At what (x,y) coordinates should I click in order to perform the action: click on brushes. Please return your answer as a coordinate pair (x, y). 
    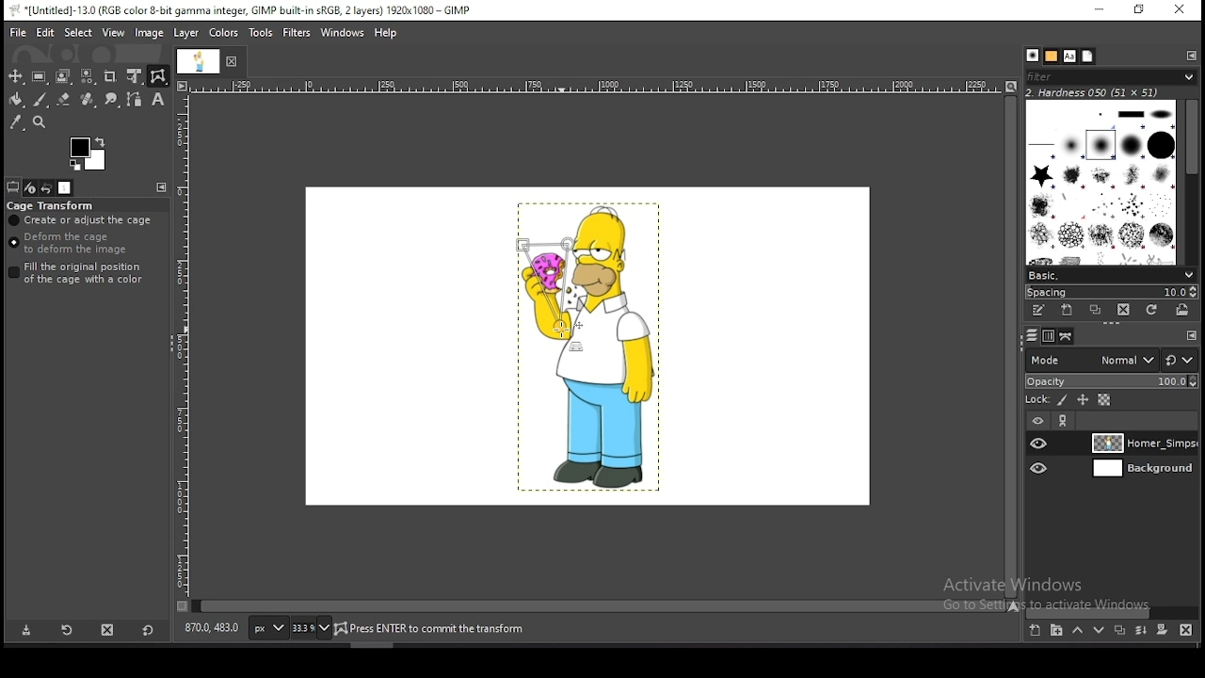
    Looking at the image, I should click on (1102, 181).